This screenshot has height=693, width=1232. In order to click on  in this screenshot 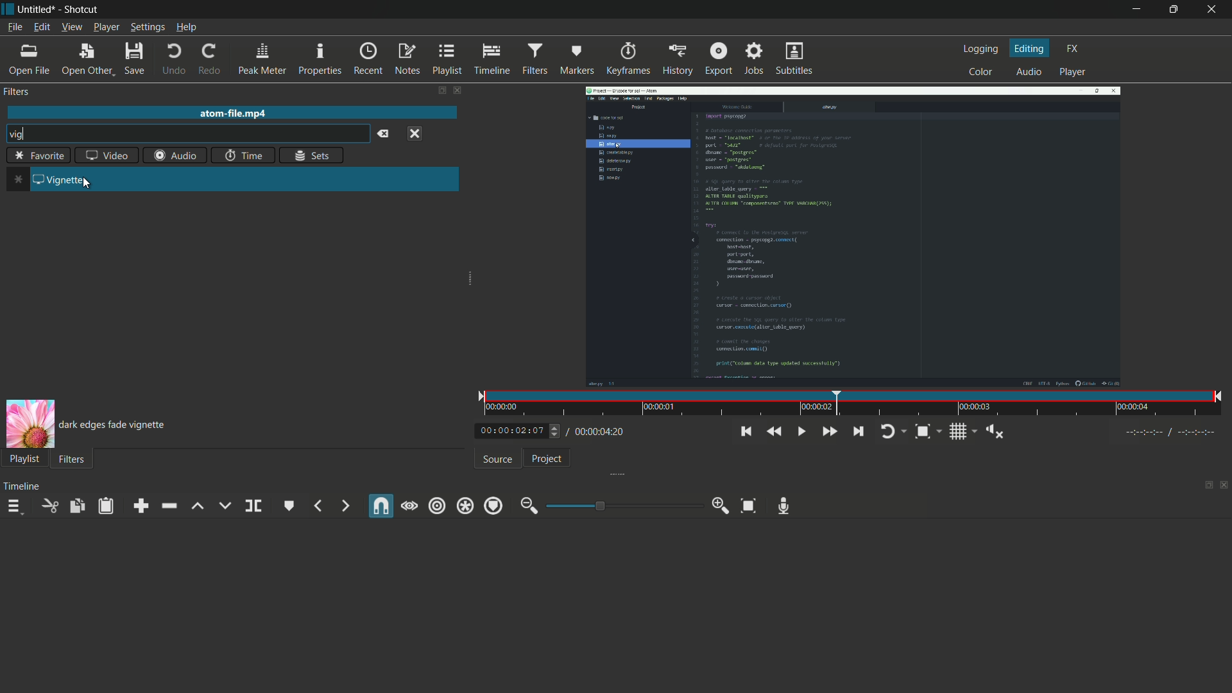, I will do `click(547, 458)`.